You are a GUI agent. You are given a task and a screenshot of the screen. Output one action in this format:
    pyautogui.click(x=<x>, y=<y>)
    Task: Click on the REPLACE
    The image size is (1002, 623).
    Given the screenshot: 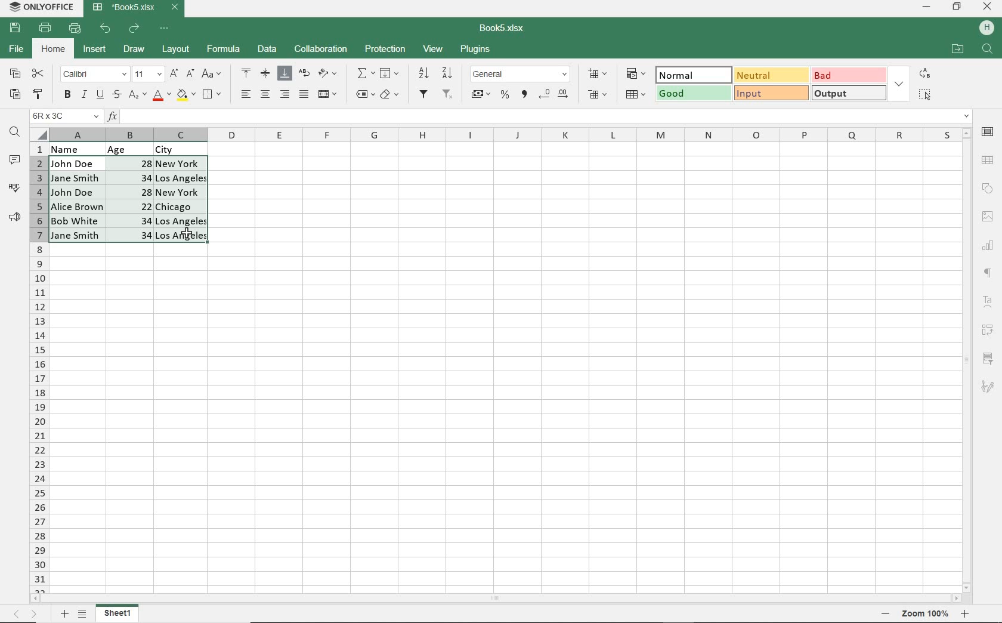 What is the action you would take?
    pyautogui.click(x=924, y=73)
    